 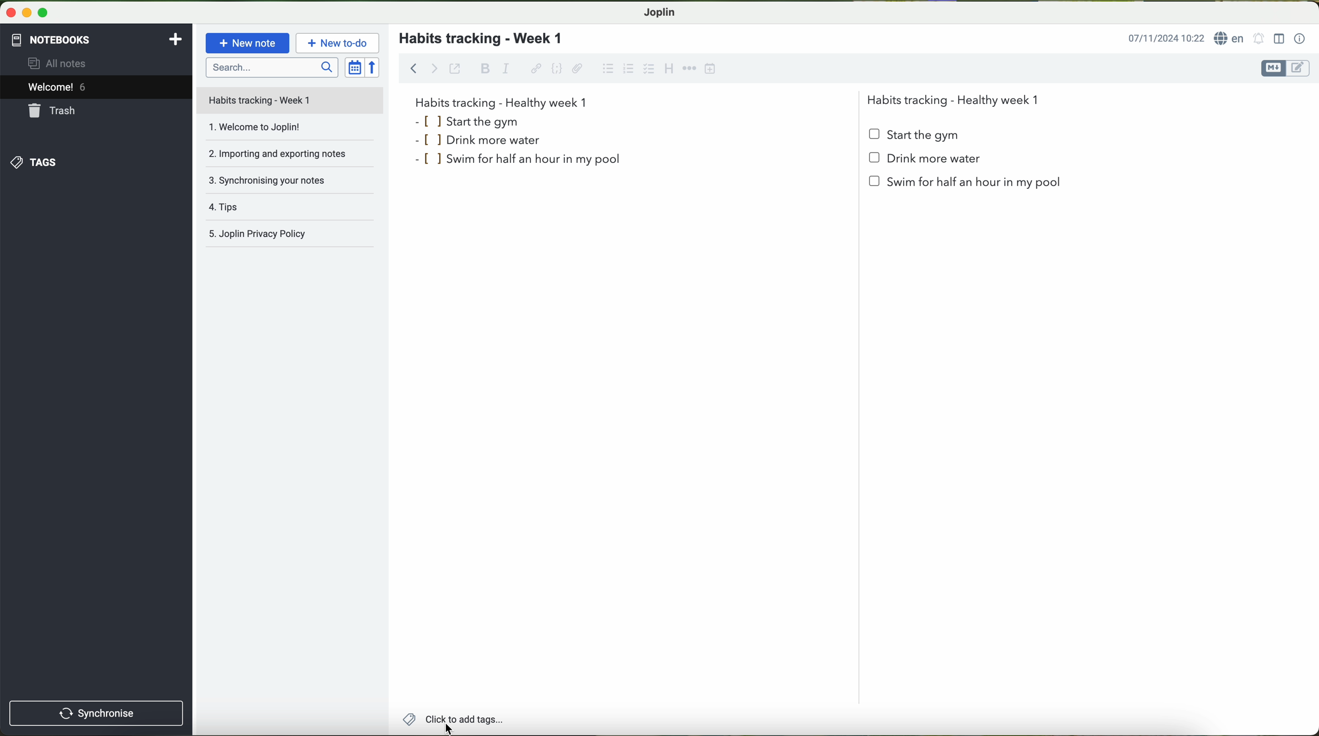 I want to click on habits tracking week 1, so click(x=501, y=101).